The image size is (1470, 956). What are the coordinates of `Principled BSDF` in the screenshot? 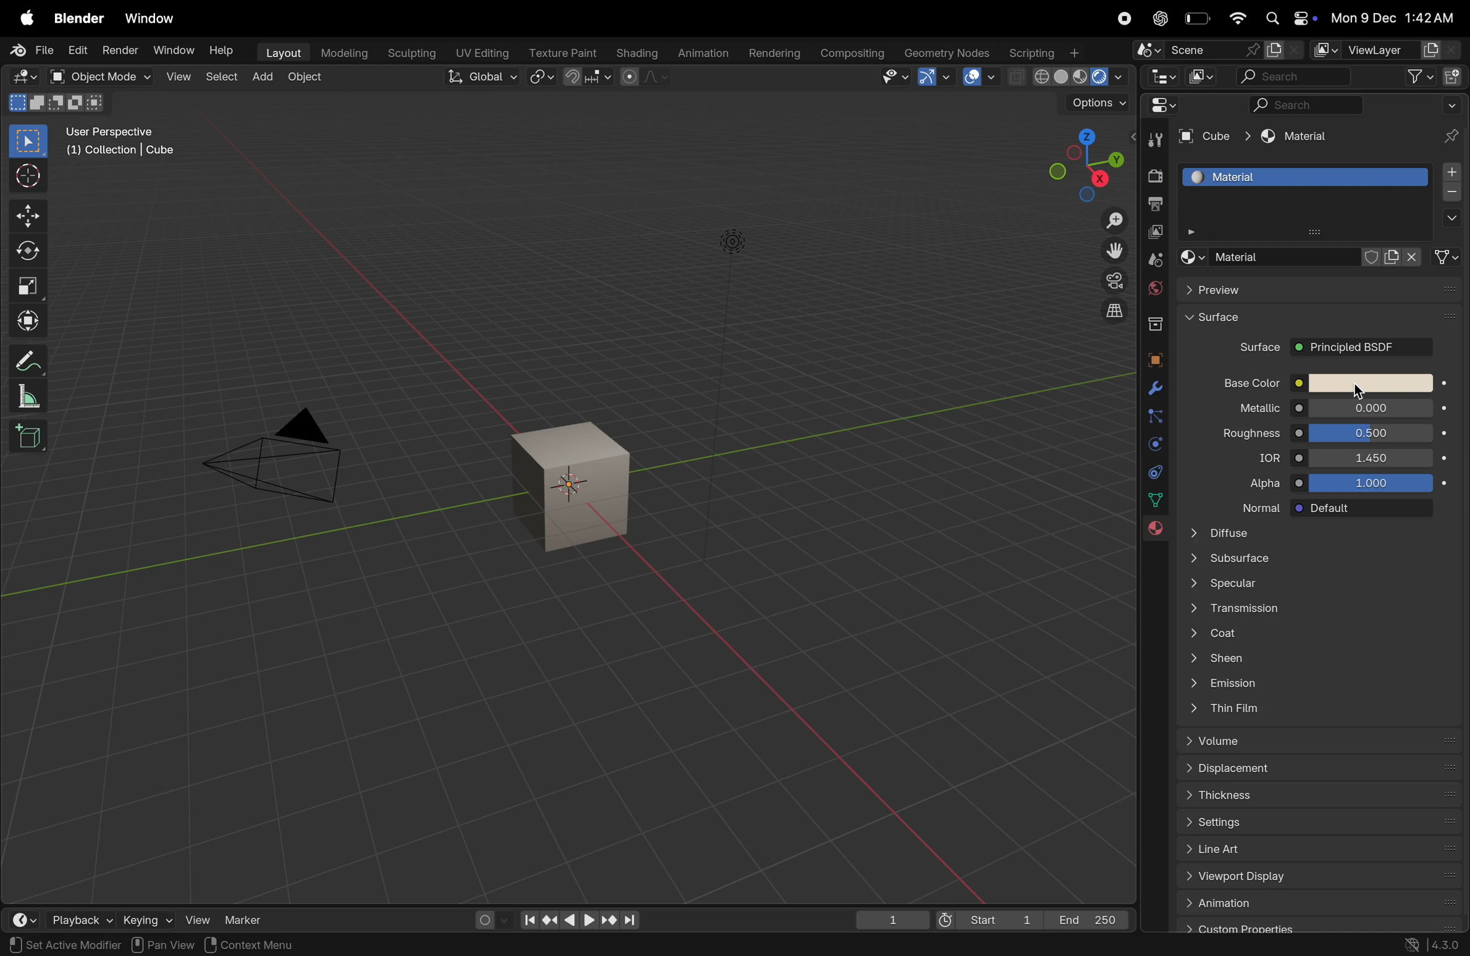 It's located at (1361, 348).